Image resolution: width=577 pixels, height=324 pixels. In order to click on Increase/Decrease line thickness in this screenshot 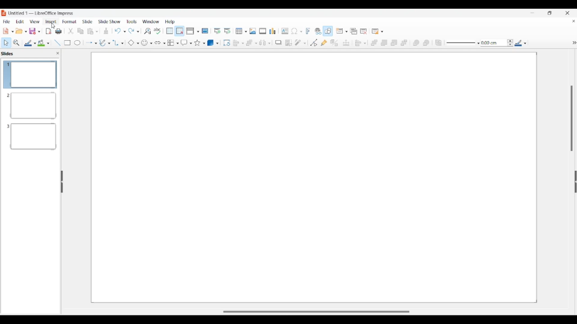, I will do `click(510, 43)`.